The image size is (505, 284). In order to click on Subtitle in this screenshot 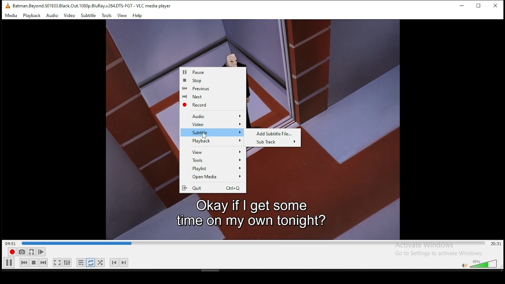, I will do `click(214, 132)`.